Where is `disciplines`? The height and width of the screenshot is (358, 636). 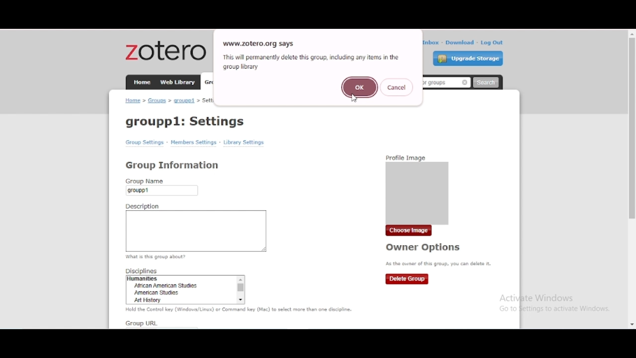 disciplines is located at coordinates (187, 287).